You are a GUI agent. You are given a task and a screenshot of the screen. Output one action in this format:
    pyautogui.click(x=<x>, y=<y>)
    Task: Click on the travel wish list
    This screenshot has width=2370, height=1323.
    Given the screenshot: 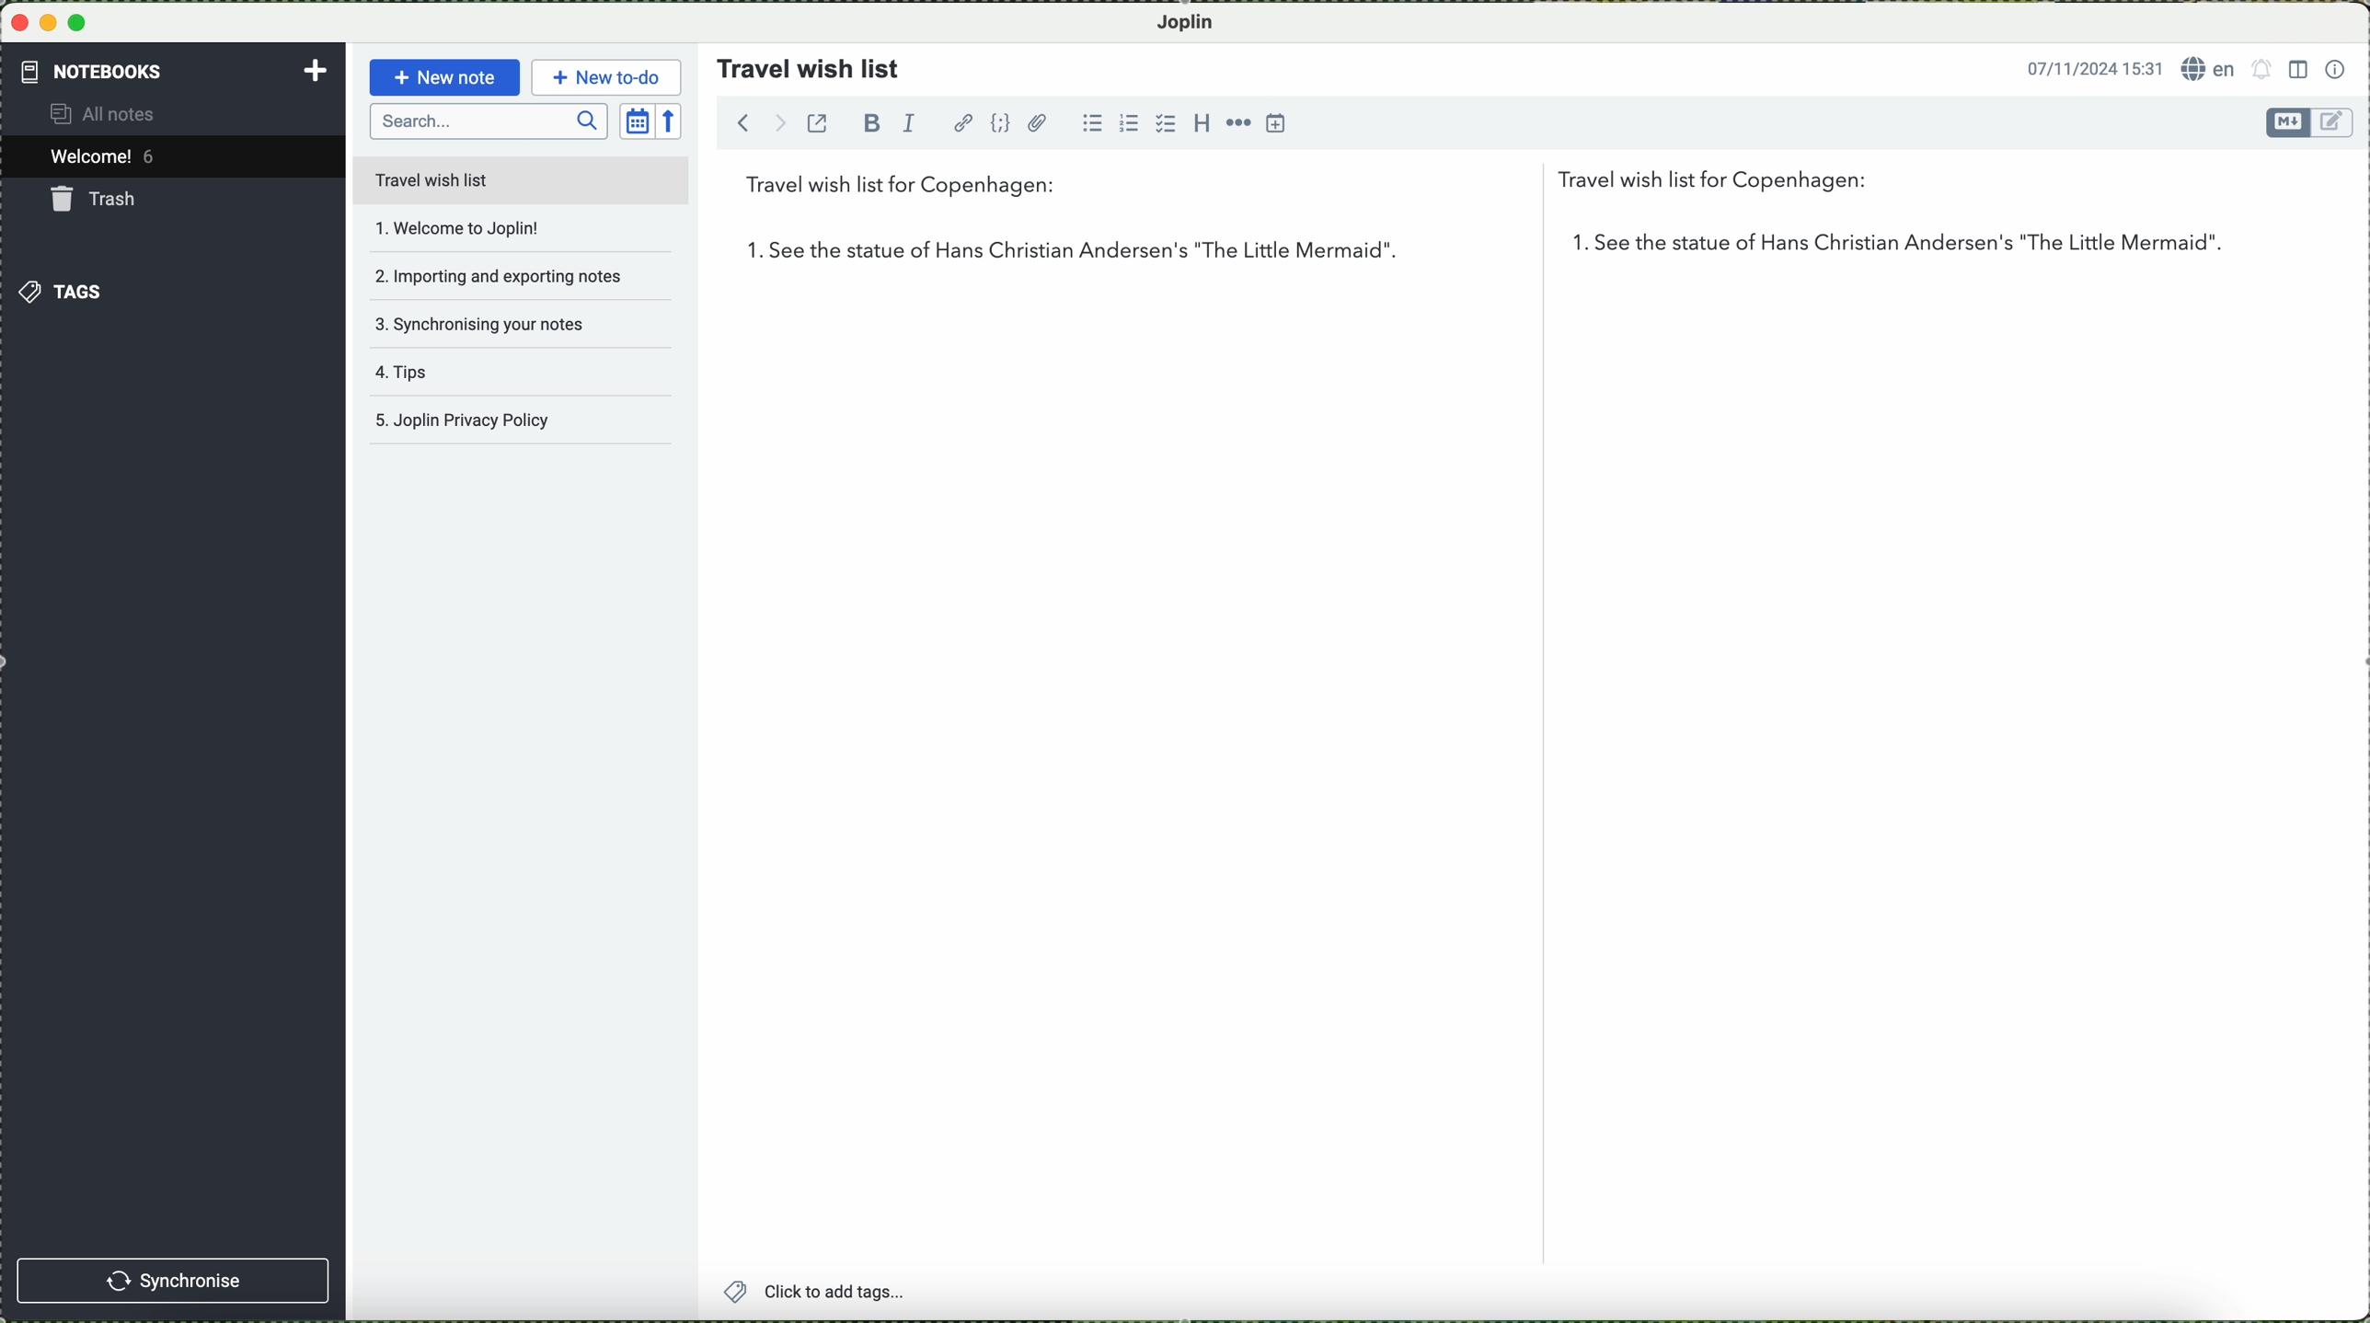 What is the action you would take?
    pyautogui.click(x=801, y=63)
    